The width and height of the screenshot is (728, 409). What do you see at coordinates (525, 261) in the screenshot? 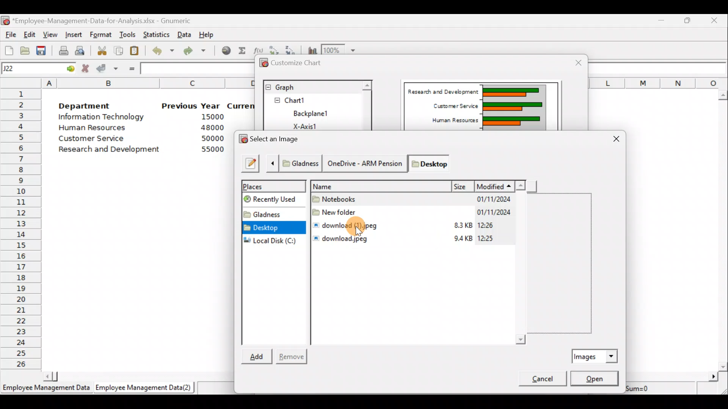
I see `Scroll bar` at bounding box center [525, 261].